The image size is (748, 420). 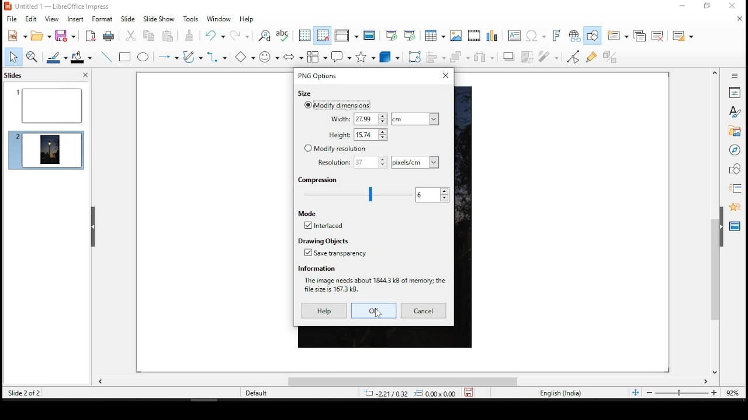 What do you see at coordinates (591, 36) in the screenshot?
I see `show draw functions` at bounding box center [591, 36].